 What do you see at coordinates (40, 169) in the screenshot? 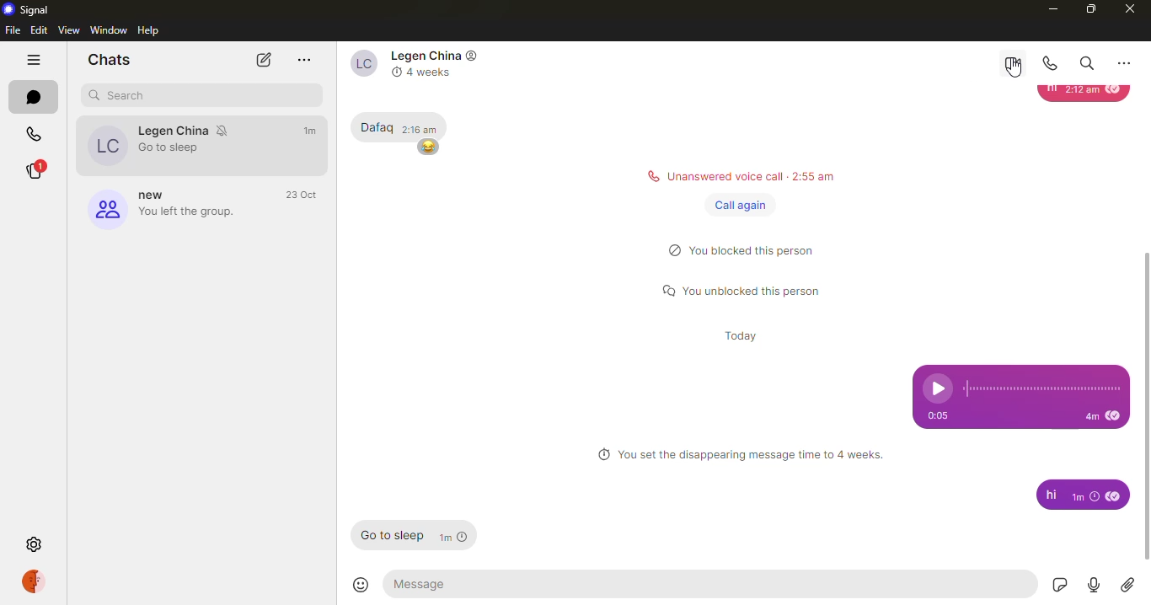
I see `stories` at bounding box center [40, 169].